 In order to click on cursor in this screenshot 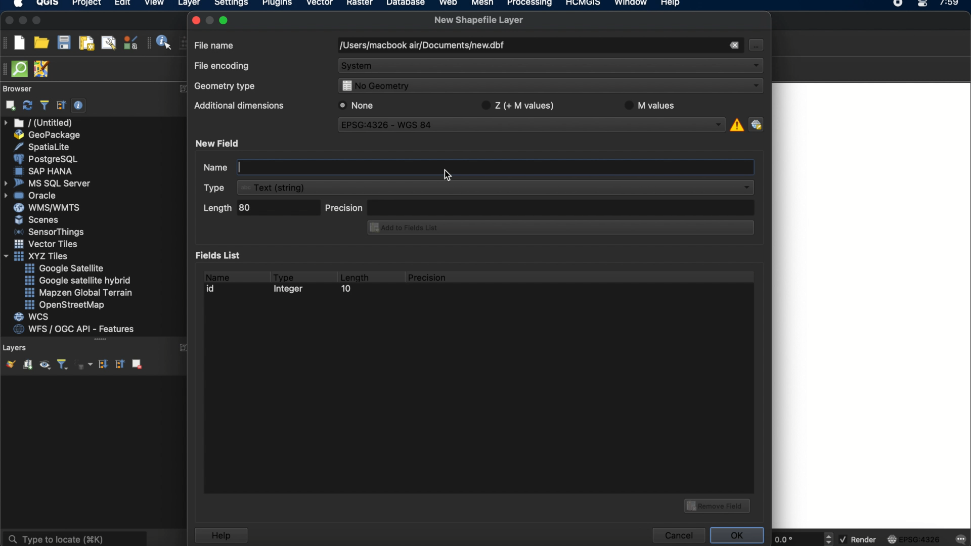, I will do `click(755, 44)`.